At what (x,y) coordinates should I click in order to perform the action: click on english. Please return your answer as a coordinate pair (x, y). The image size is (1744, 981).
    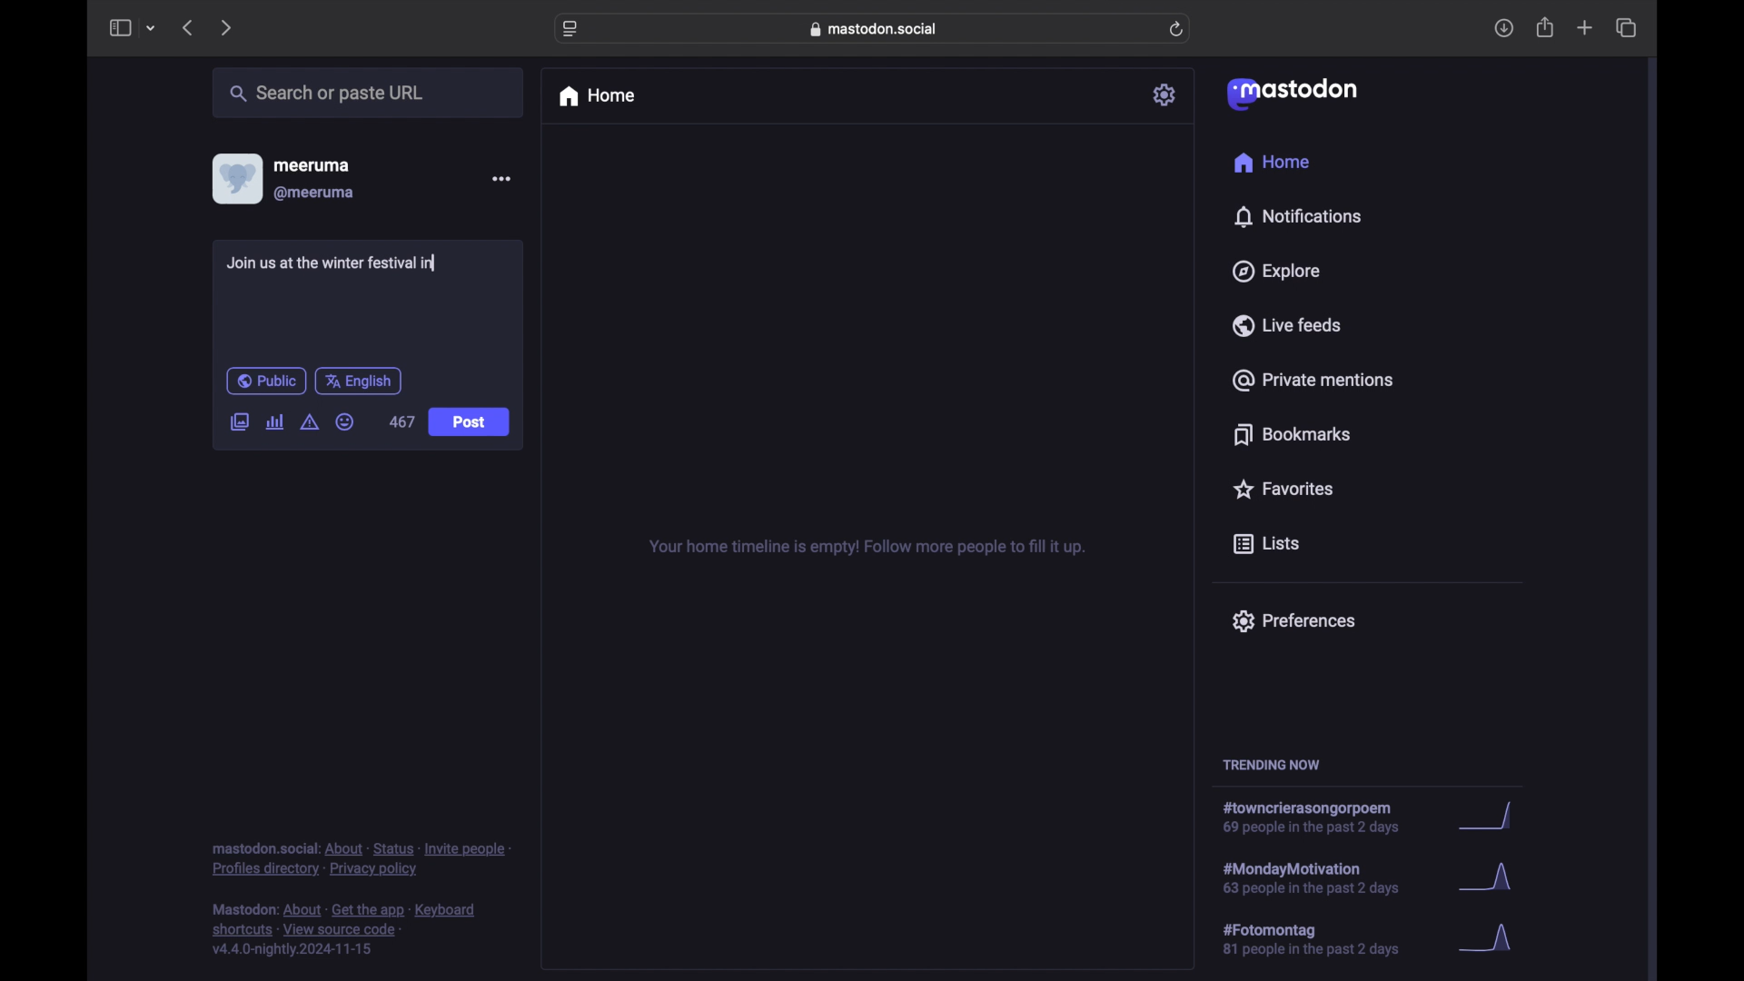
    Looking at the image, I should click on (359, 381).